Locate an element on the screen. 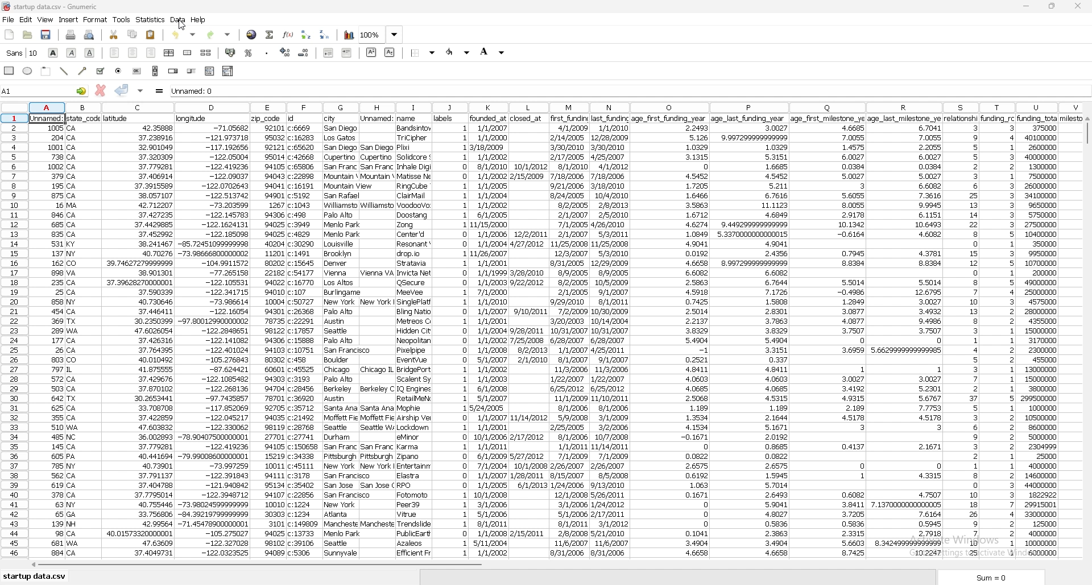 This screenshot has height=585, width=1092. daat is located at coordinates (305, 336).